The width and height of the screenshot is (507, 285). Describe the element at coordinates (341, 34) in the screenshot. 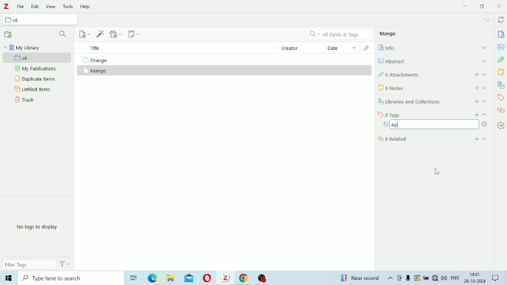

I see `All Fields & Tags` at that location.